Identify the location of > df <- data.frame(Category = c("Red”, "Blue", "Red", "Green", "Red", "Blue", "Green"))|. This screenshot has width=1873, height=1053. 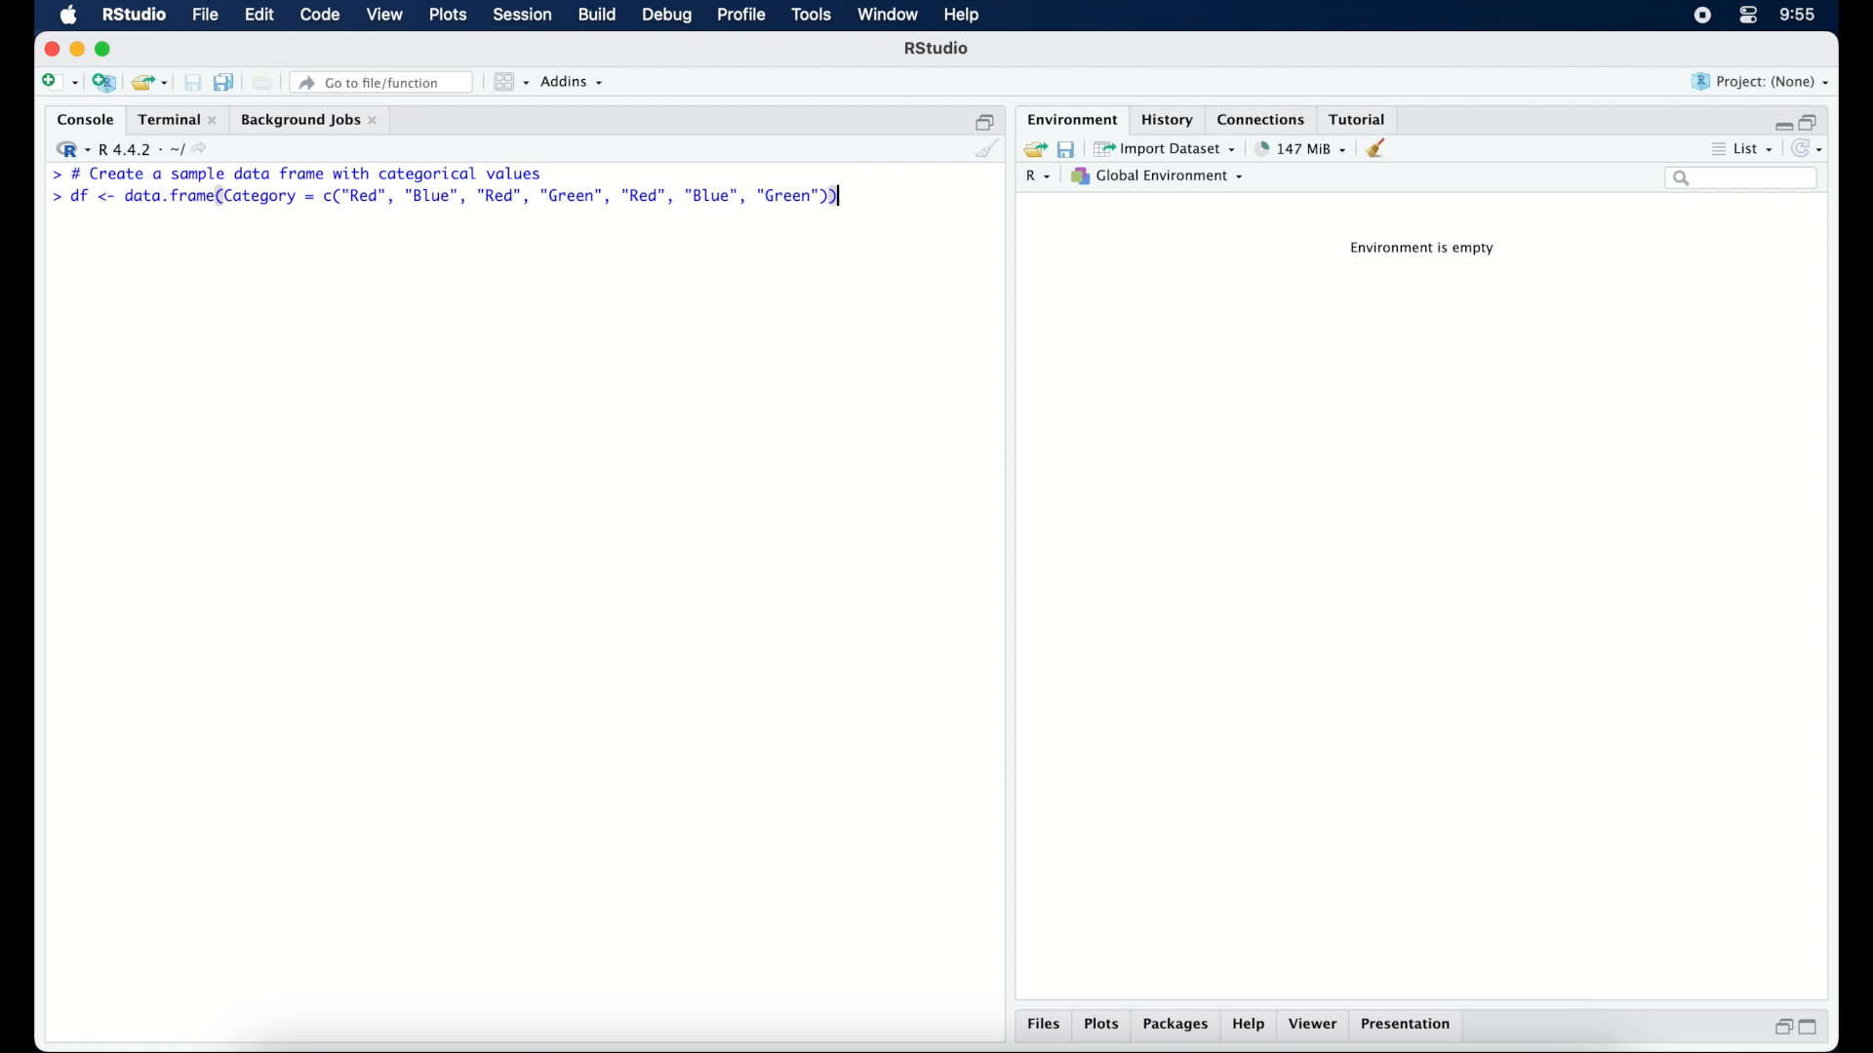
(449, 197).